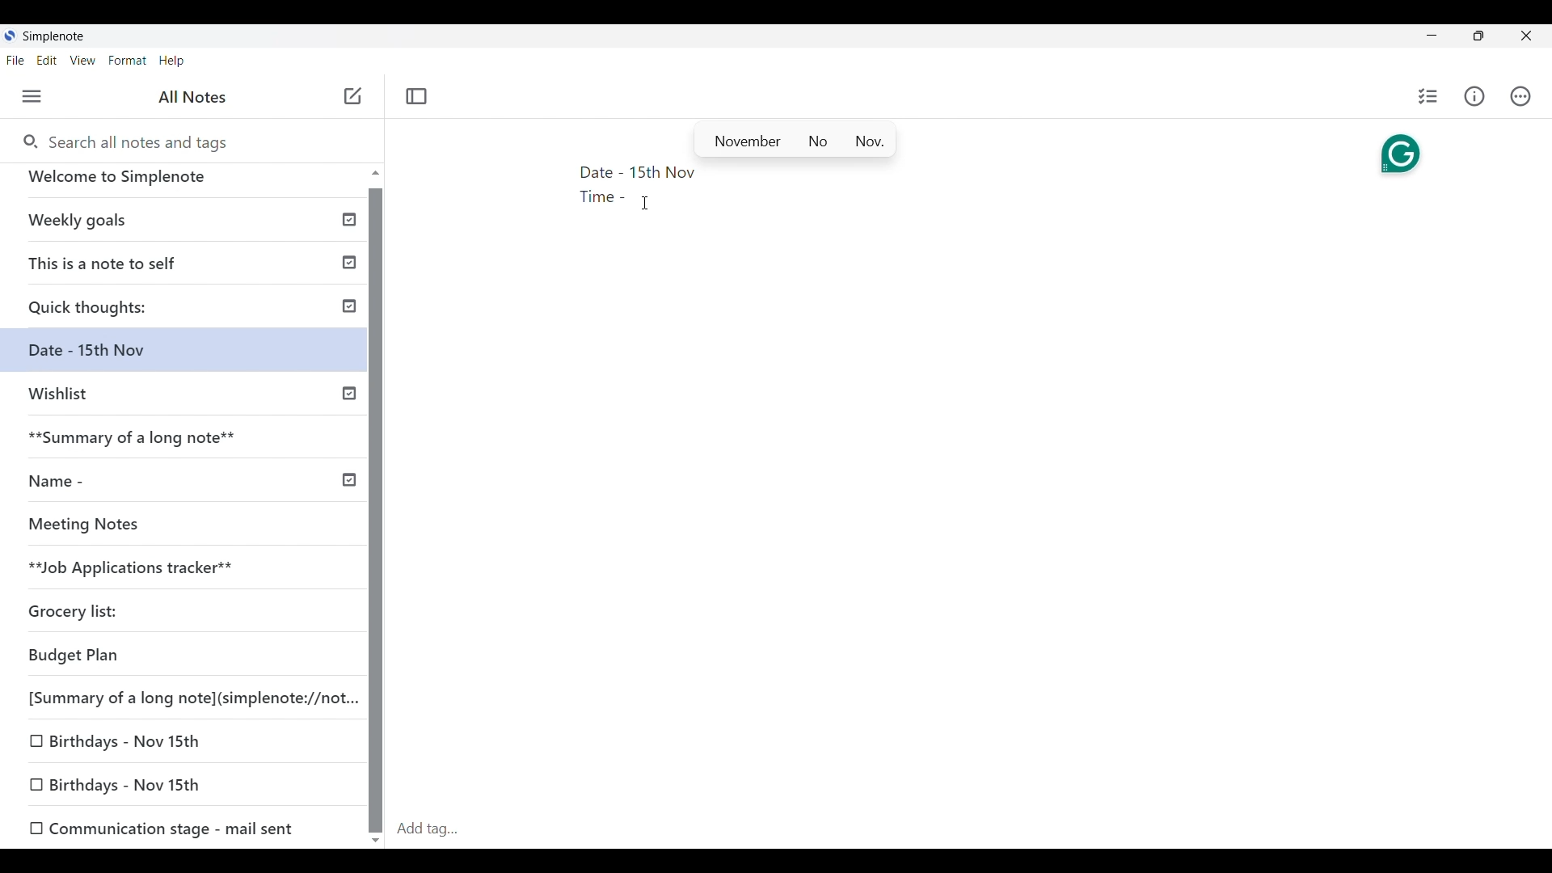  I want to click on Show interface in a smaller tab, so click(1478, 36).